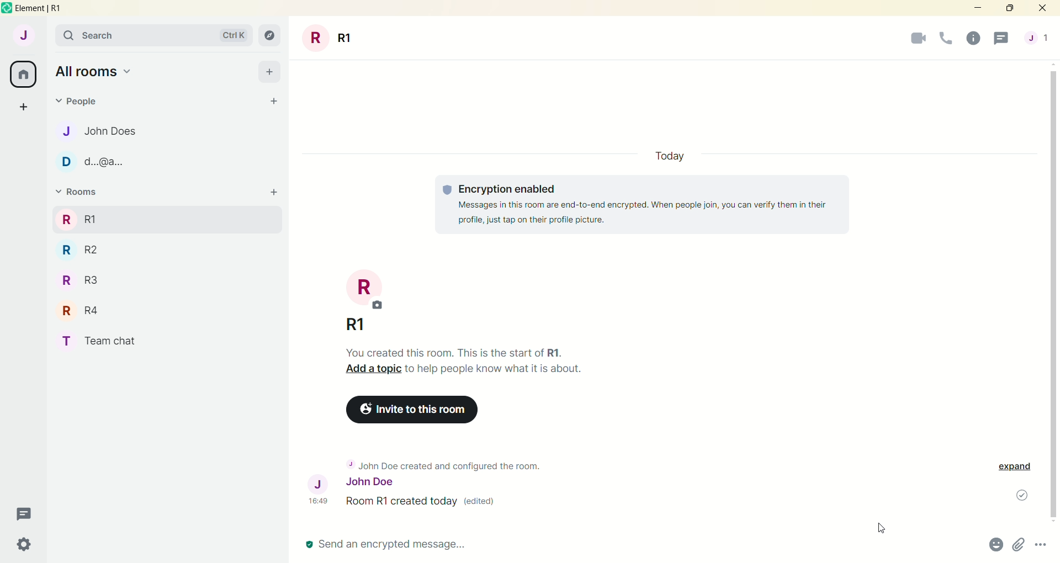 This screenshot has width=1060, height=563. I want to click on send message, so click(405, 543).